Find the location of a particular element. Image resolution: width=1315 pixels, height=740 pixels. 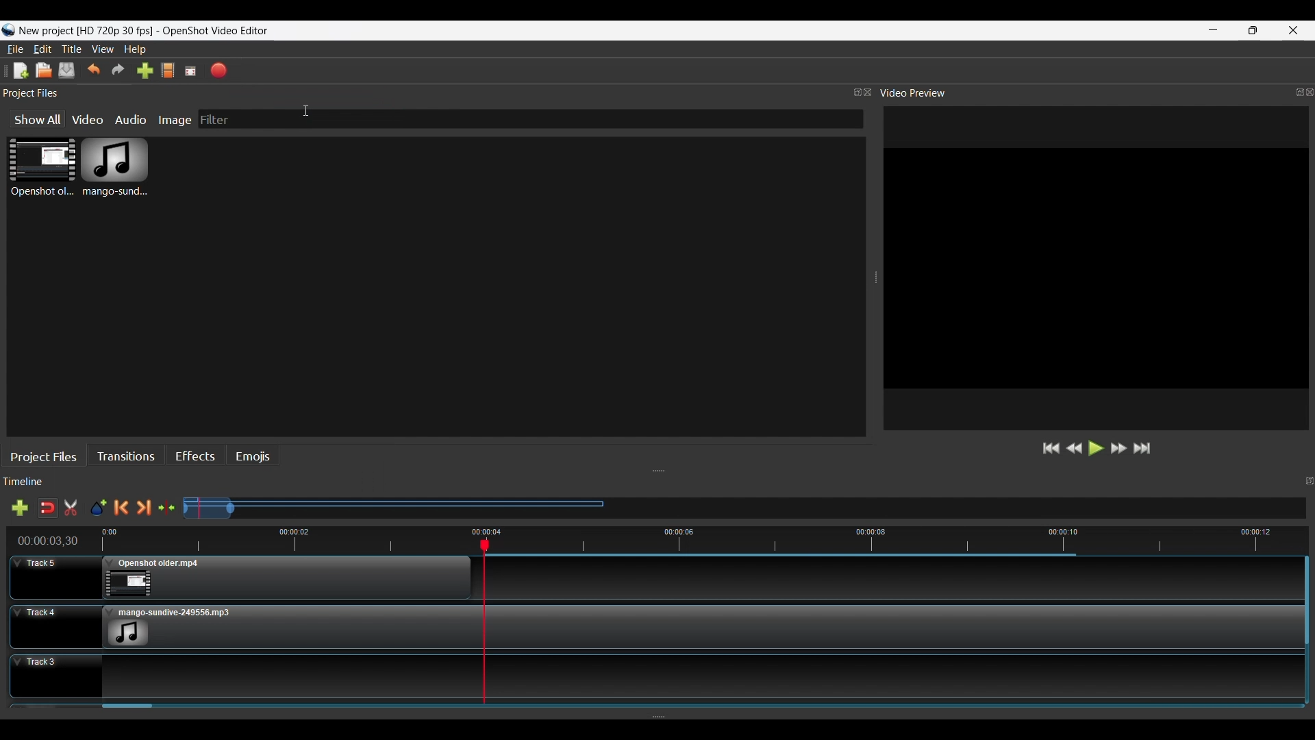

Preview Window is located at coordinates (1096, 269).